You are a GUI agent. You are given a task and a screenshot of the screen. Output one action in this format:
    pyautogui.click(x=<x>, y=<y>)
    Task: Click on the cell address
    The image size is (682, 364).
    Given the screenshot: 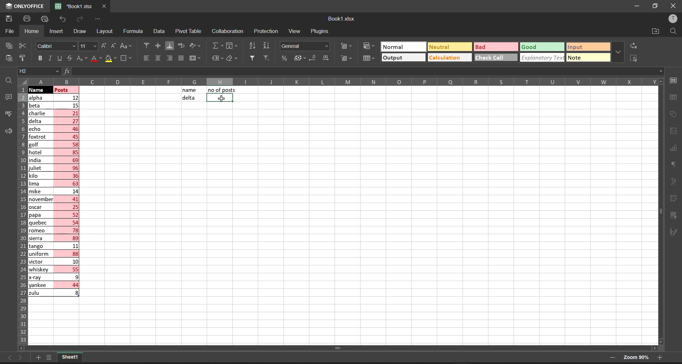 What is the action you would take?
    pyautogui.click(x=38, y=72)
    